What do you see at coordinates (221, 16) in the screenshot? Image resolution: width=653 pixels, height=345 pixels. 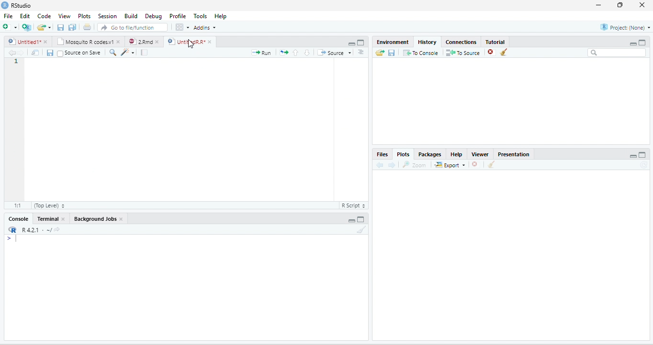 I see `Help` at bounding box center [221, 16].